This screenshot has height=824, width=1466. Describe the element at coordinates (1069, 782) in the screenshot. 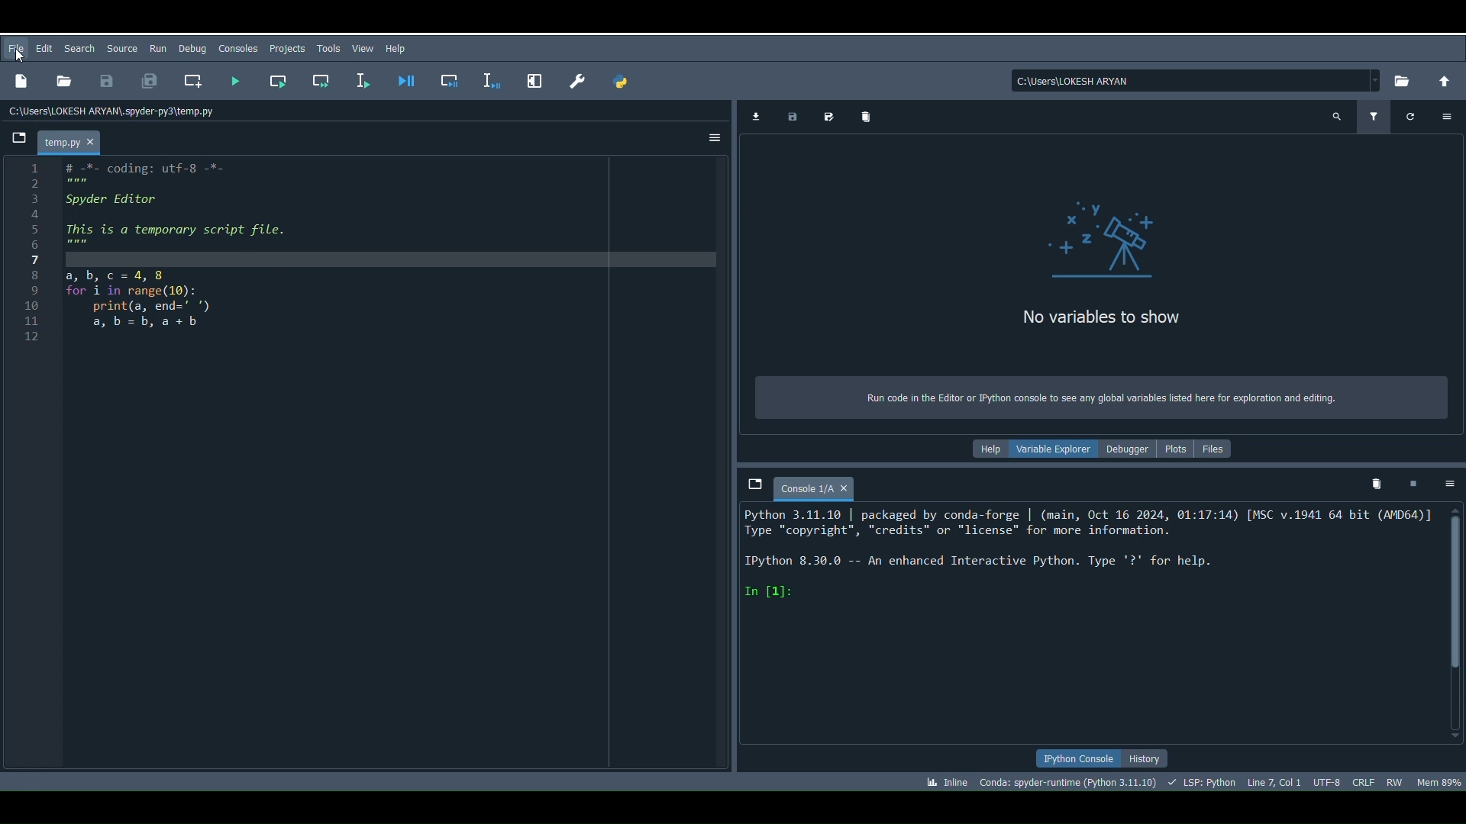

I see `Version` at that location.